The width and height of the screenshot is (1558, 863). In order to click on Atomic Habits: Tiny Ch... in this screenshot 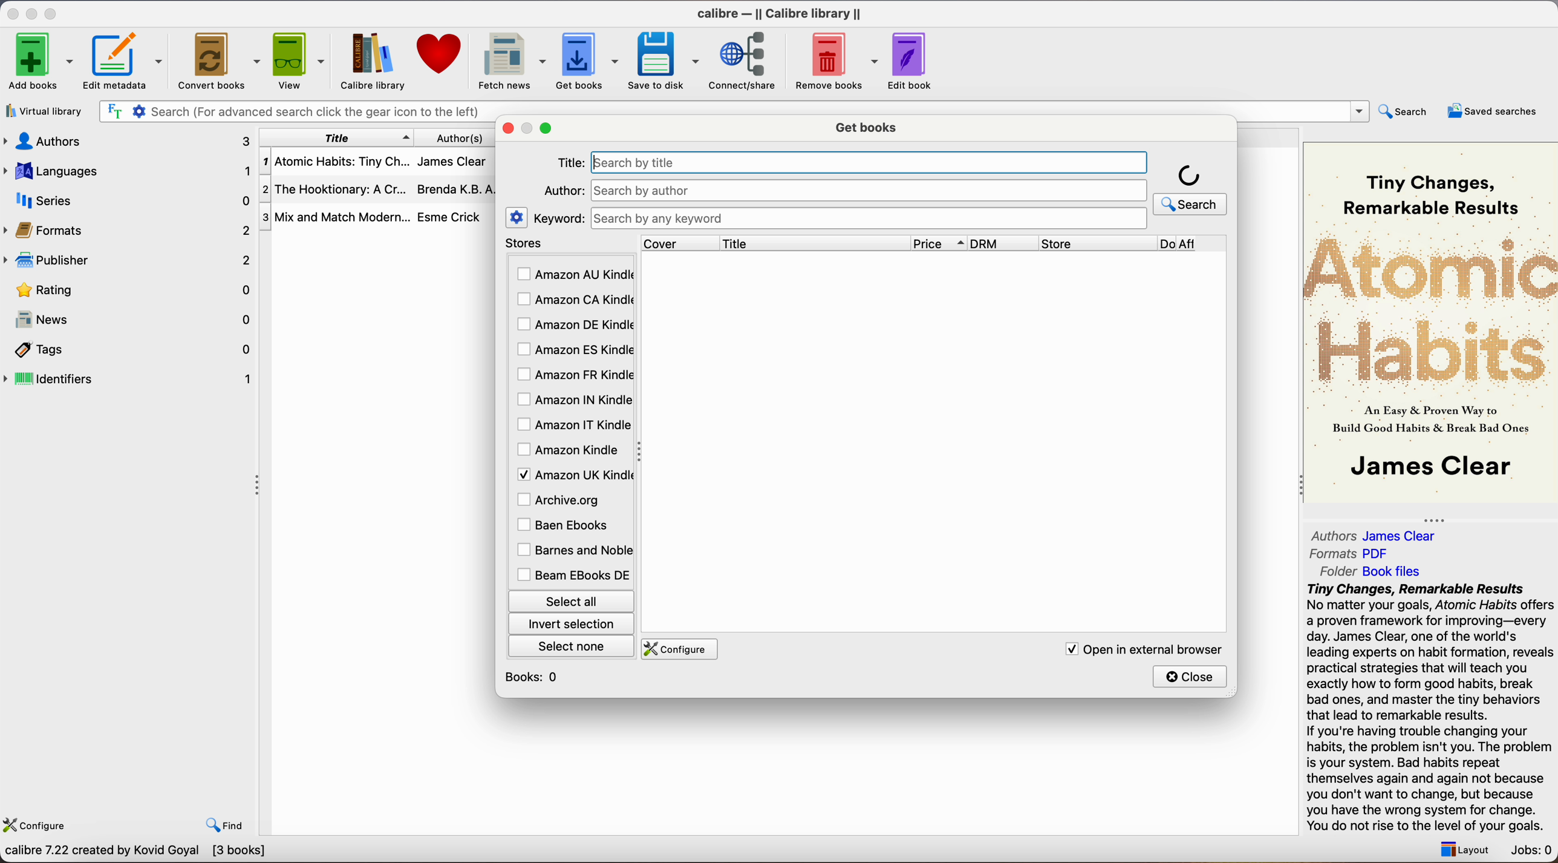, I will do `click(335, 162)`.